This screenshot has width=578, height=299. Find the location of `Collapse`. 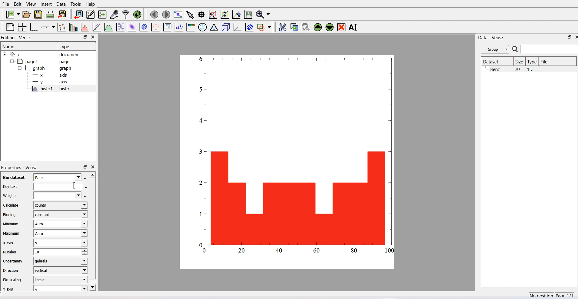

Collapse is located at coordinates (18, 68).